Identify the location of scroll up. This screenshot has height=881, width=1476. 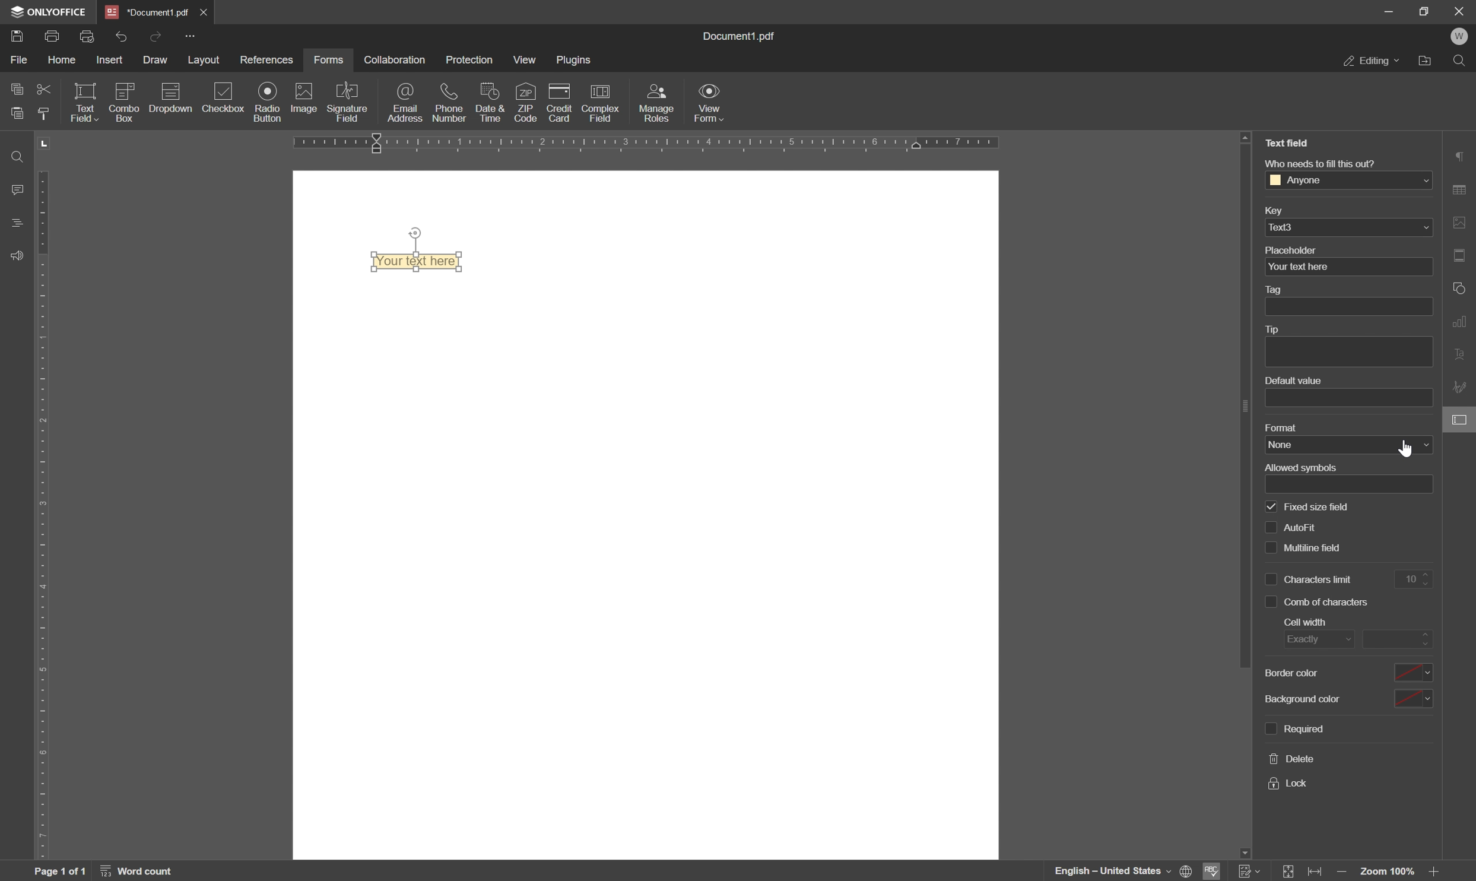
(1246, 137).